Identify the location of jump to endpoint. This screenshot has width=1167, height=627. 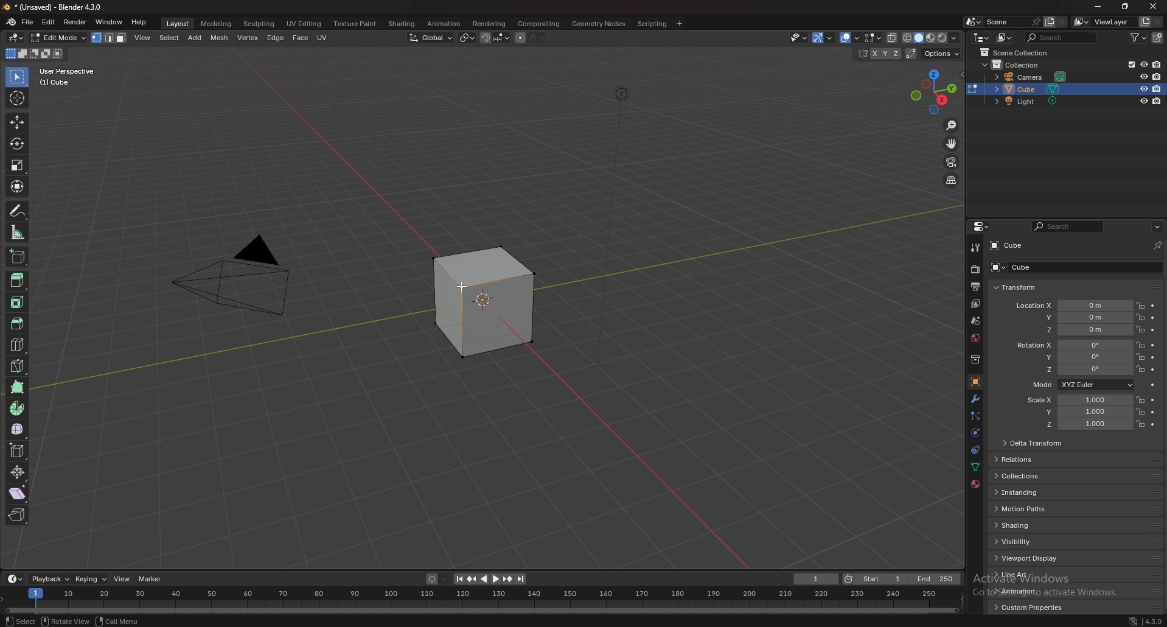
(459, 580).